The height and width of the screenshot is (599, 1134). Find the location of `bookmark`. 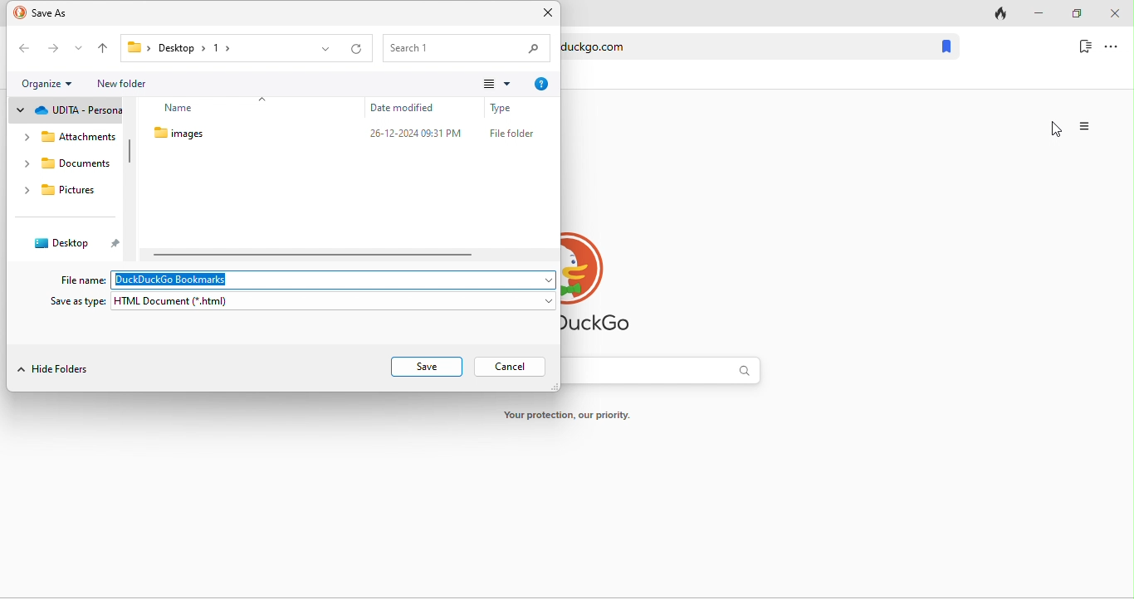

bookmark is located at coordinates (946, 46).